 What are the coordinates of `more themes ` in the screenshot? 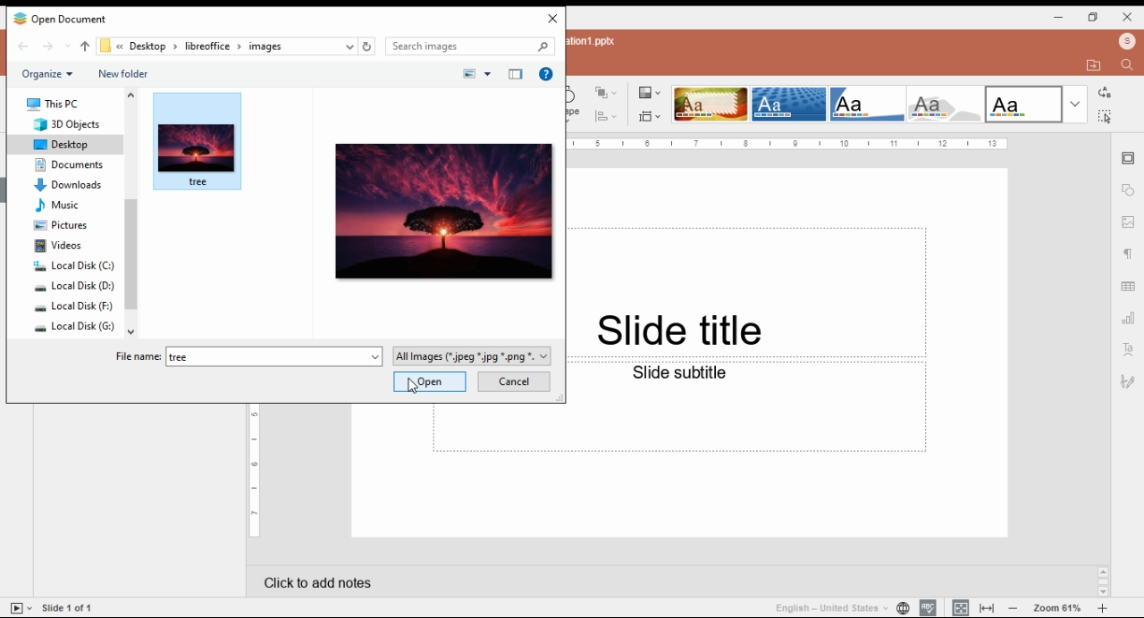 It's located at (1075, 104).